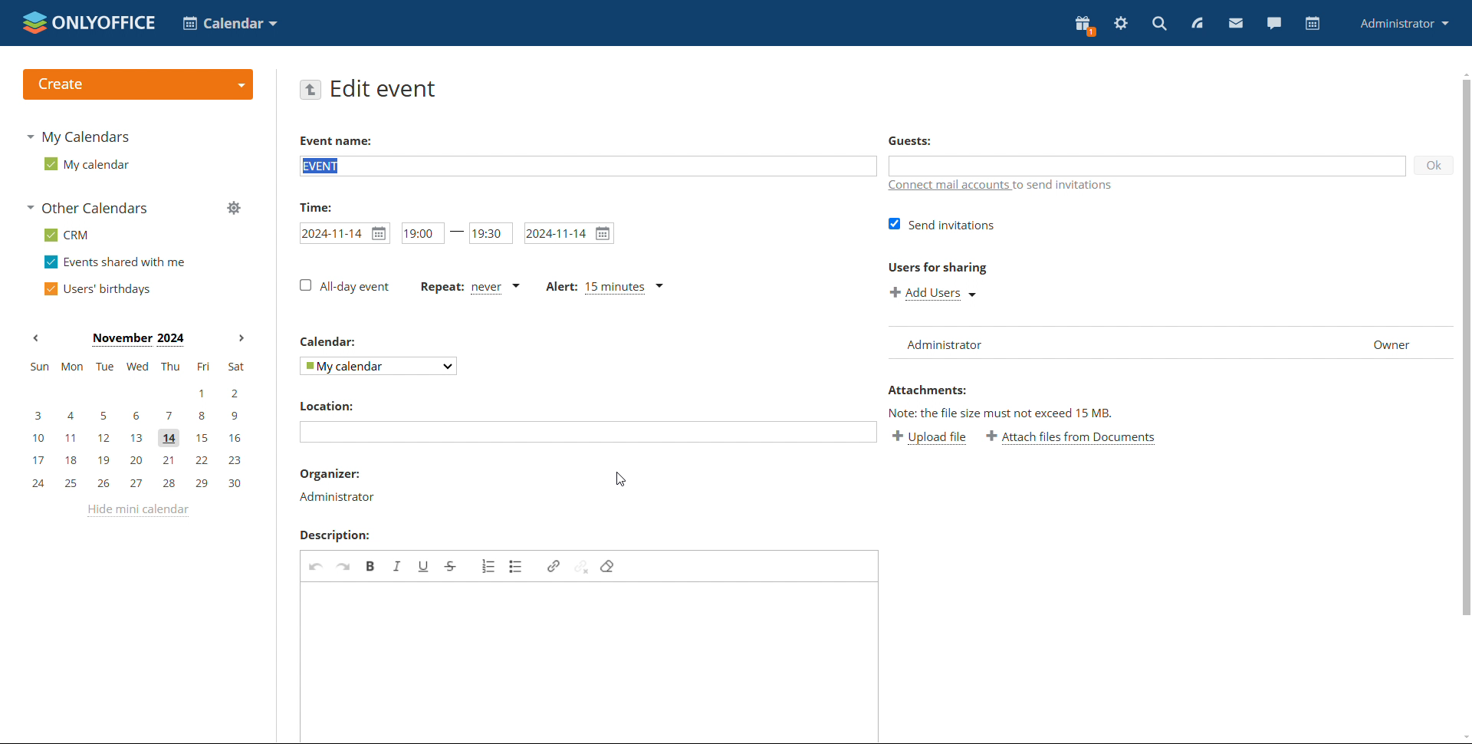 Image resolution: width=1472 pixels, height=744 pixels. I want to click on current month, so click(138, 340).